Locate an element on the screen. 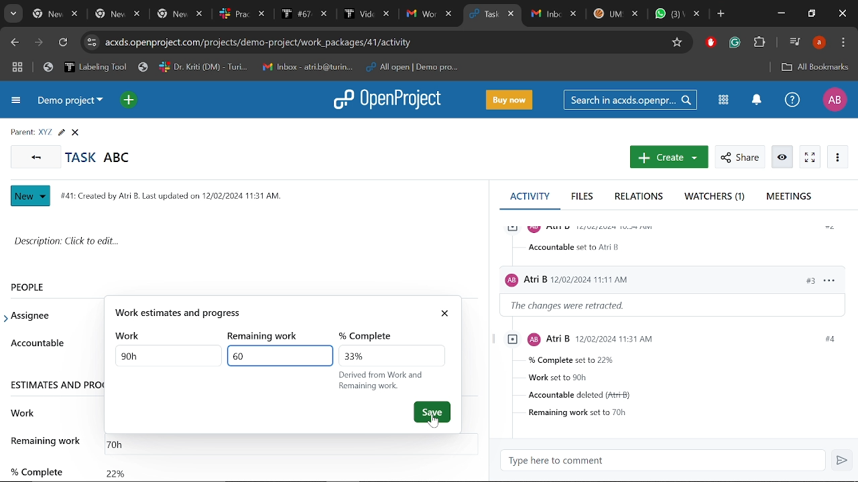 This screenshot has width=858, height=482. accountable is located at coordinates (576, 247).